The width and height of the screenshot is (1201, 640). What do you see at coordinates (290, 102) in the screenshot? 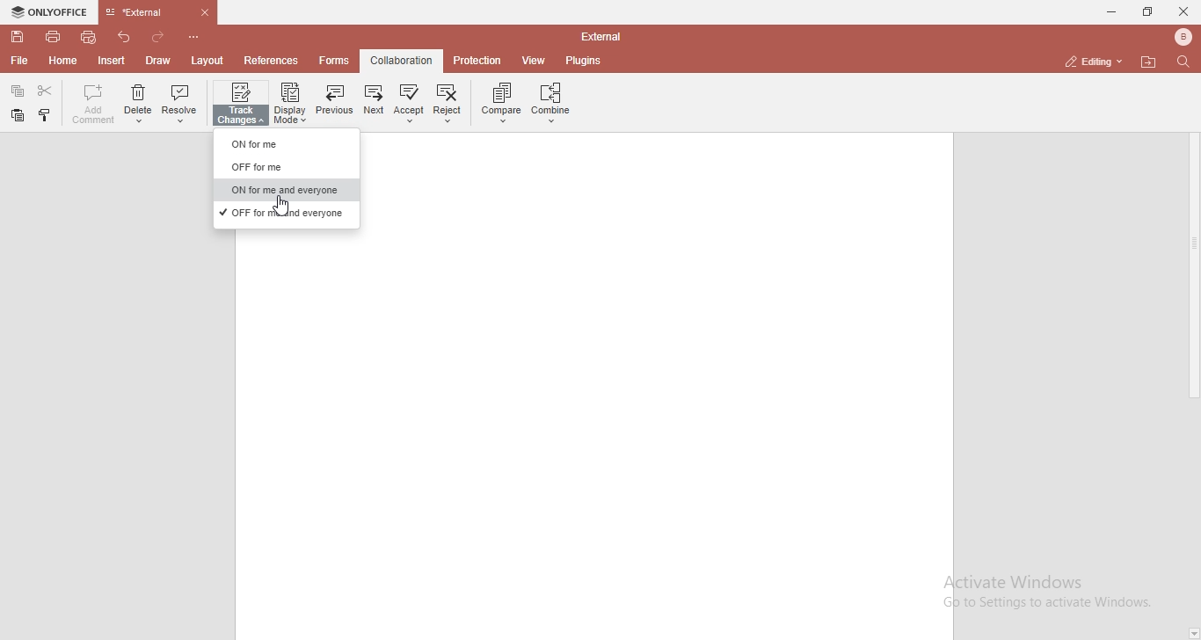
I see `display mode` at bounding box center [290, 102].